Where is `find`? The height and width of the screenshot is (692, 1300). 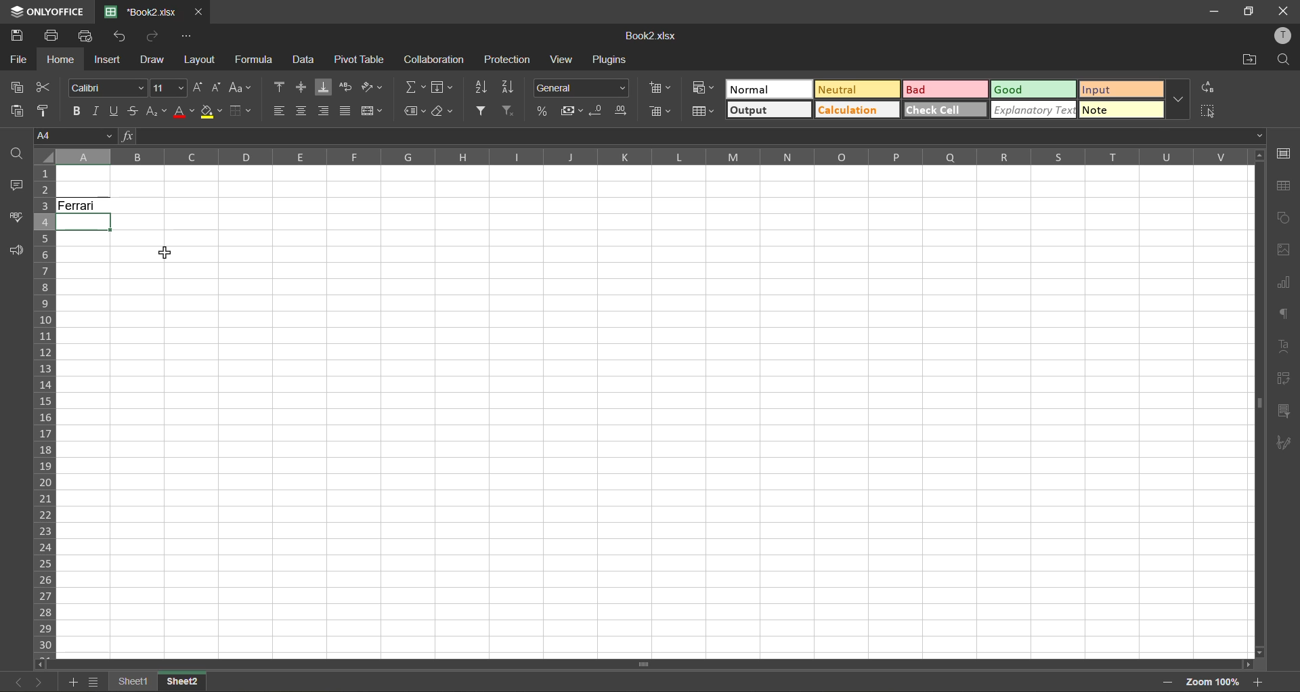 find is located at coordinates (1284, 60).